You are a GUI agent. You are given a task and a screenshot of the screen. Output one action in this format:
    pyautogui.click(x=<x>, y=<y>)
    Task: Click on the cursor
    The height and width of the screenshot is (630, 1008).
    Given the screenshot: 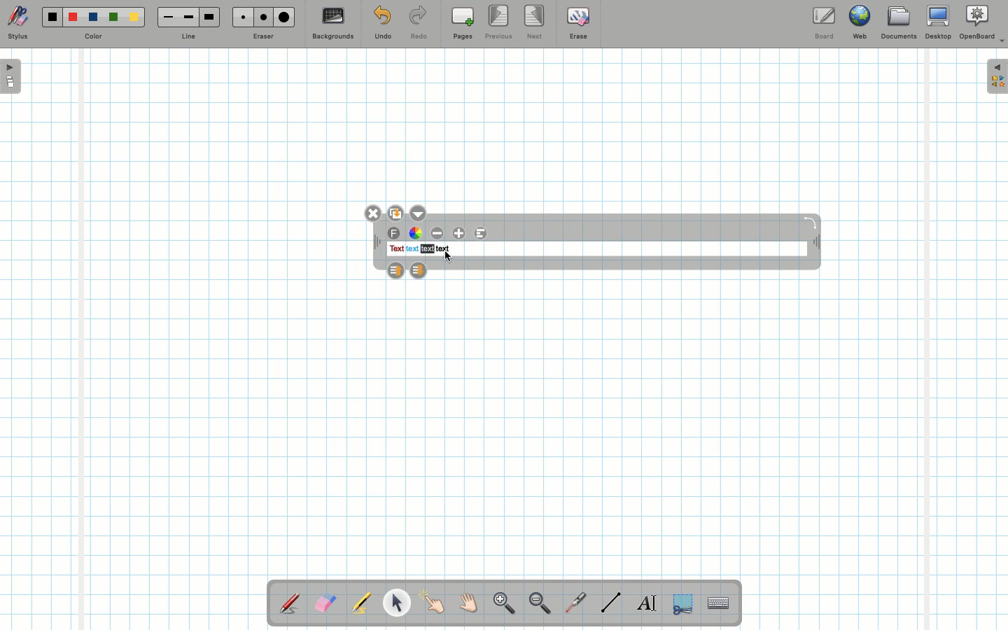 What is the action you would take?
    pyautogui.click(x=447, y=256)
    